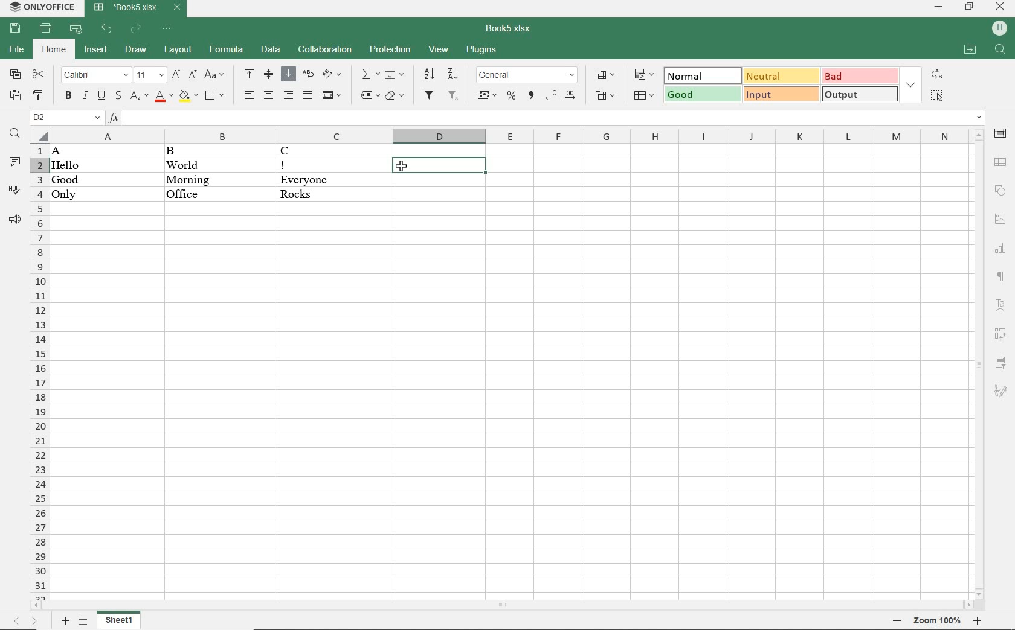 Image resolution: width=1015 pixels, height=630 pixels. What do you see at coordinates (334, 180) in the screenshot?
I see `Everyone` at bounding box center [334, 180].